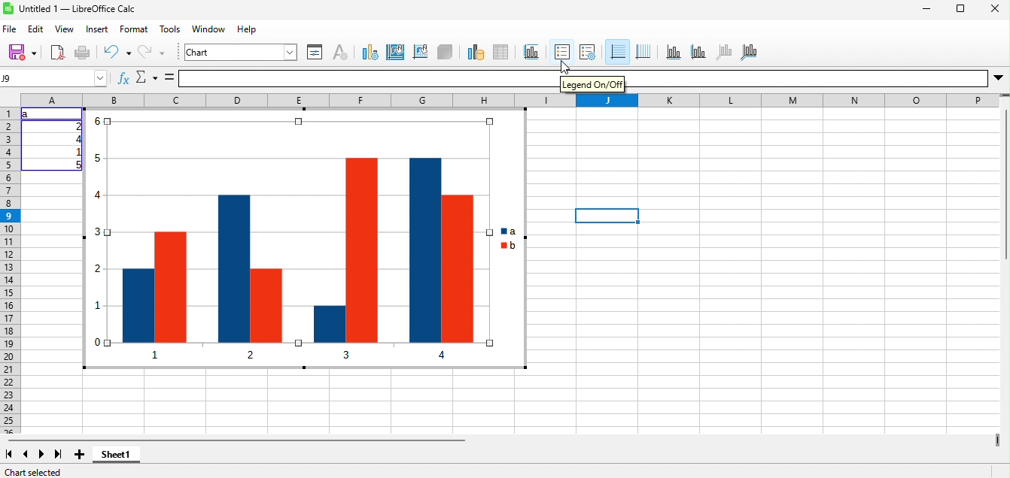 The height and width of the screenshot is (478, 1010). What do you see at coordinates (26, 455) in the screenshot?
I see `previous sheet` at bounding box center [26, 455].